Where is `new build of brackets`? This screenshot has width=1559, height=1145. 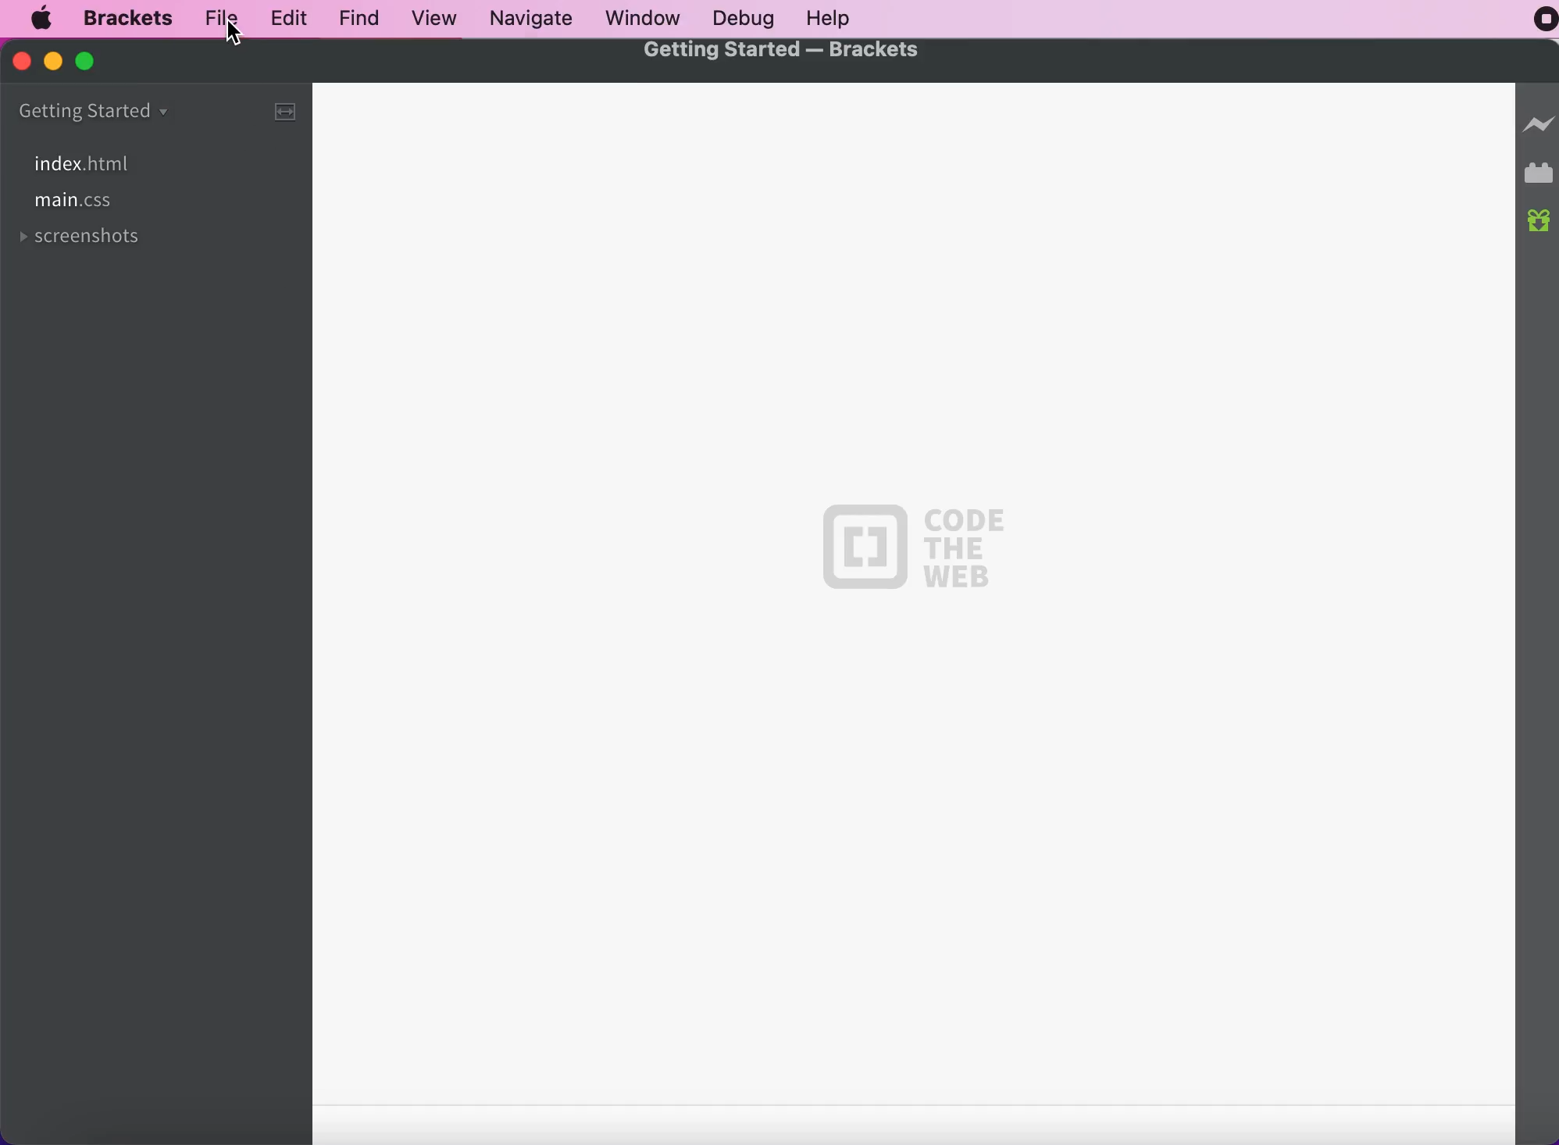 new build of brackets is located at coordinates (1539, 222).